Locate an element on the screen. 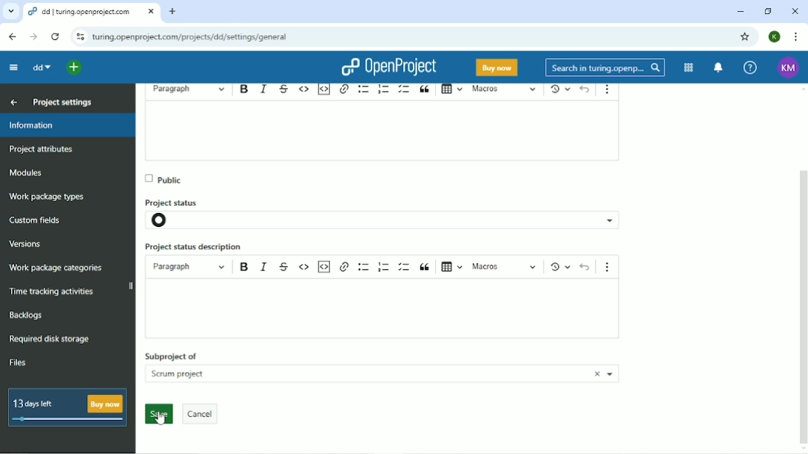 This screenshot has height=454, width=808. more projects is located at coordinates (610, 378).